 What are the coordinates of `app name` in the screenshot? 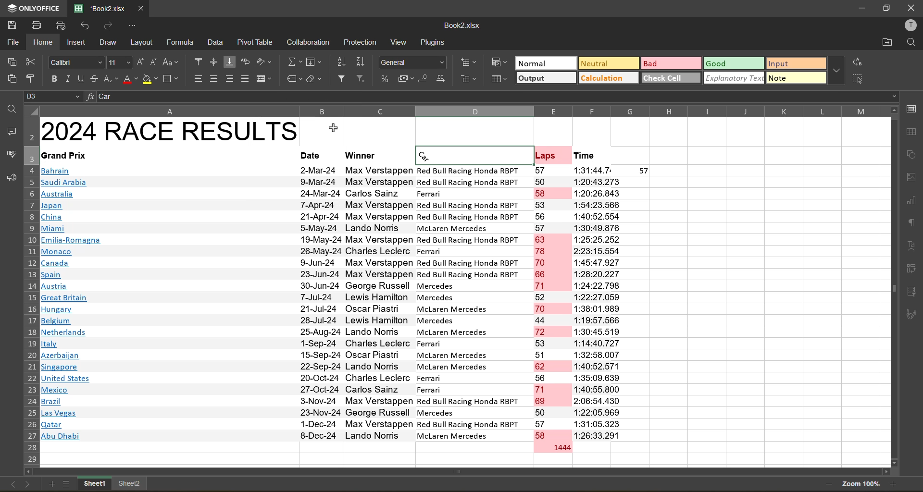 It's located at (35, 8).